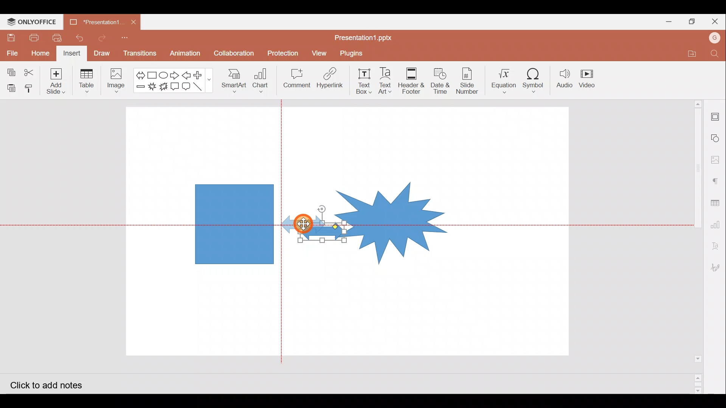  Describe the element at coordinates (9, 70) in the screenshot. I see `Copy` at that location.